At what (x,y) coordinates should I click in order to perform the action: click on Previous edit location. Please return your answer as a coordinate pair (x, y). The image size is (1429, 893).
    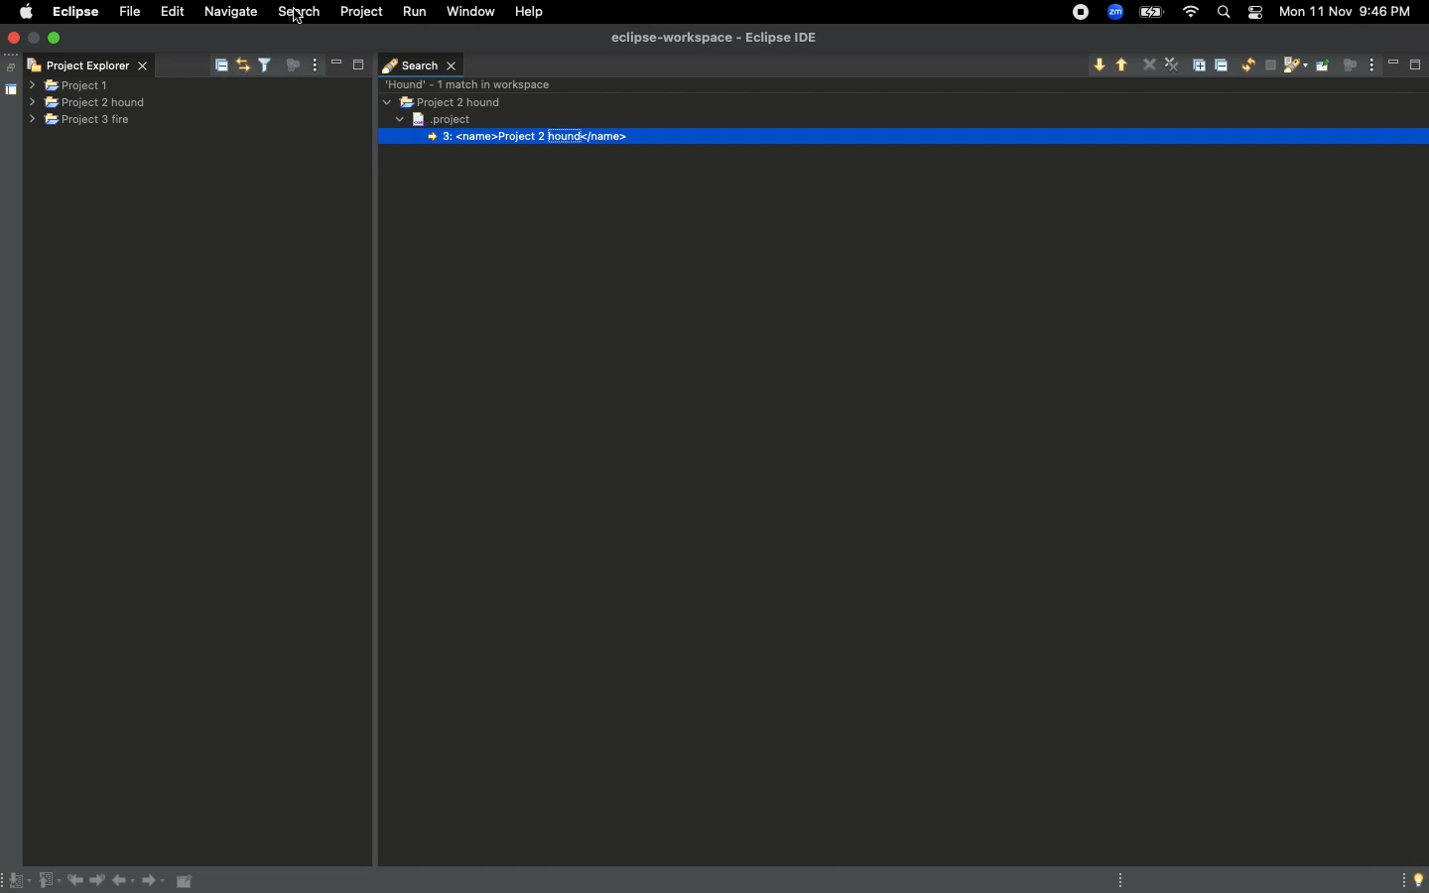
    Looking at the image, I should click on (78, 881).